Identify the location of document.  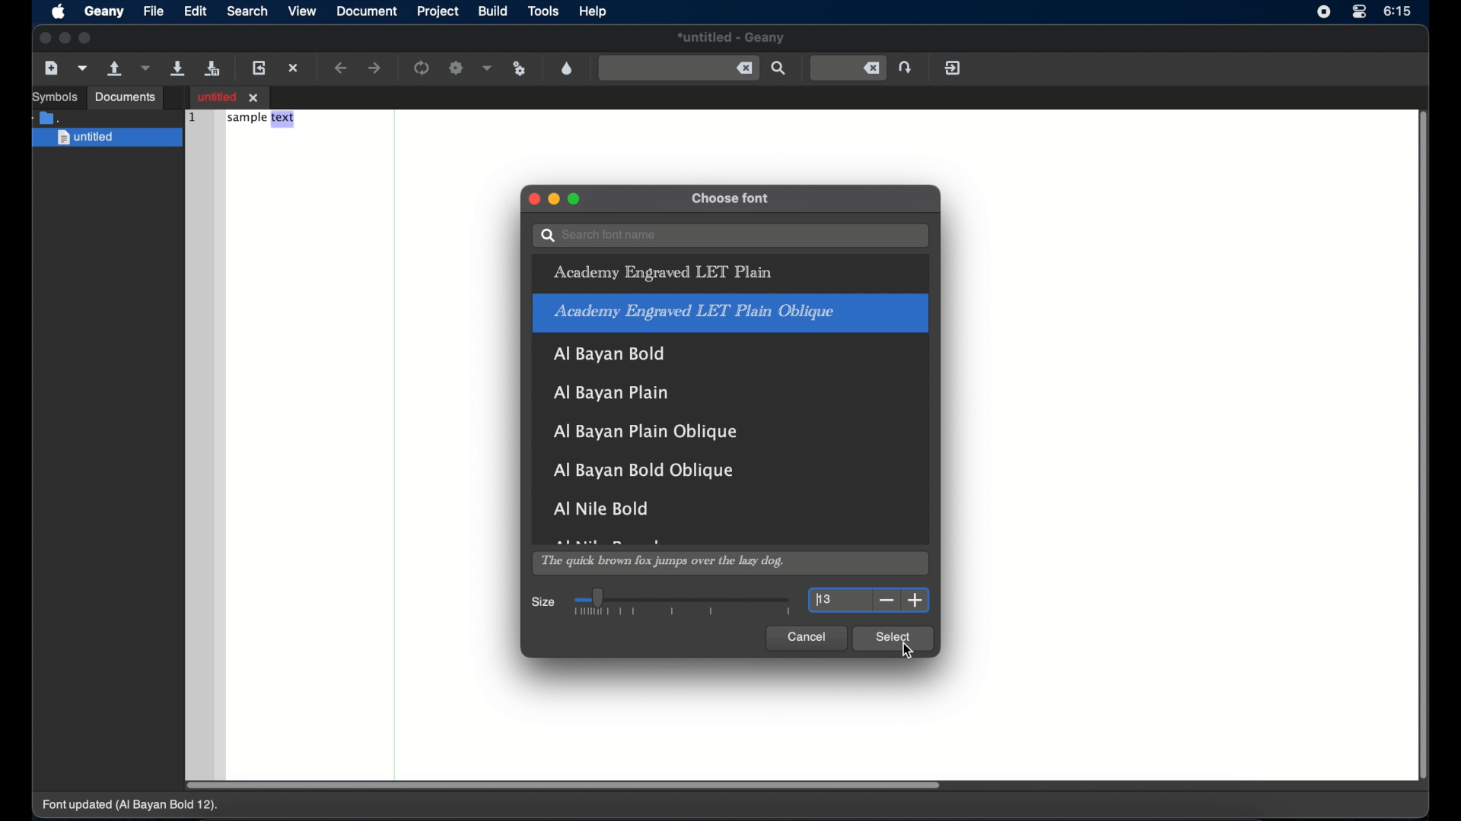
(367, 11).